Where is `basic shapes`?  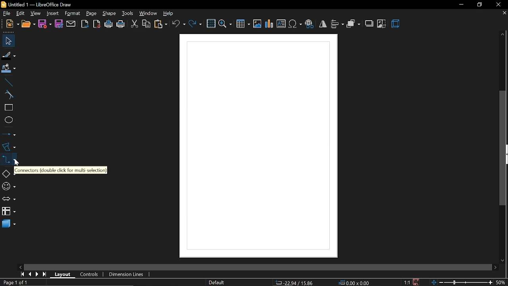 basic shapes is located at coordinates (7, 172).